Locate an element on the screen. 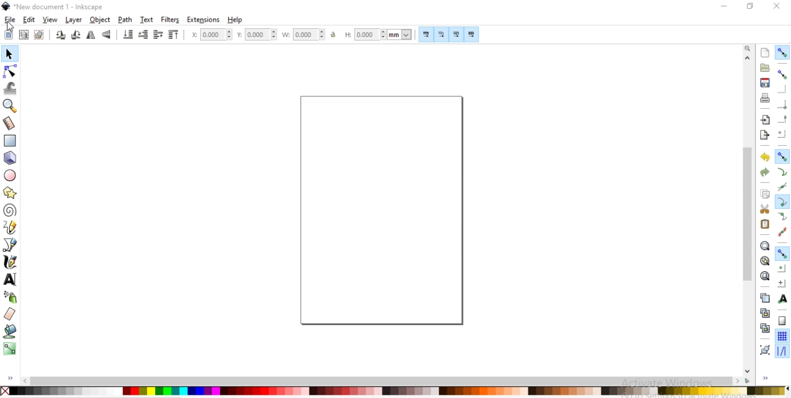  cut a selected clone is located at coordinates (764, 329).